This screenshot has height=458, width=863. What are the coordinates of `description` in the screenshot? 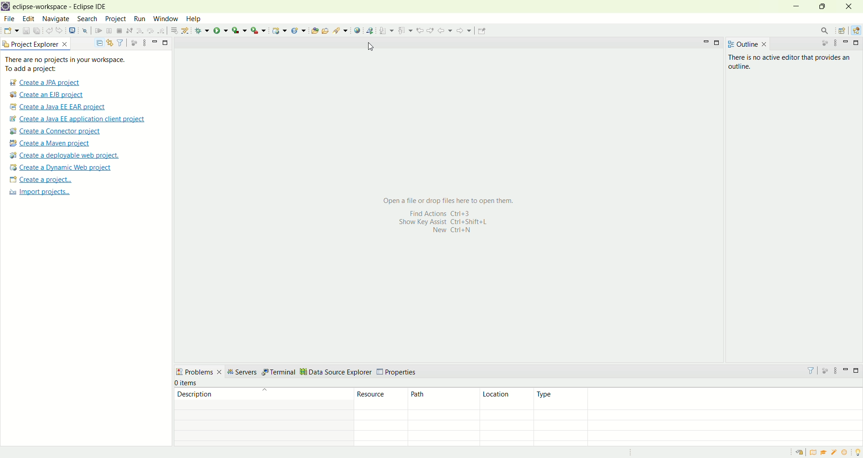 It's located at (262, 398).